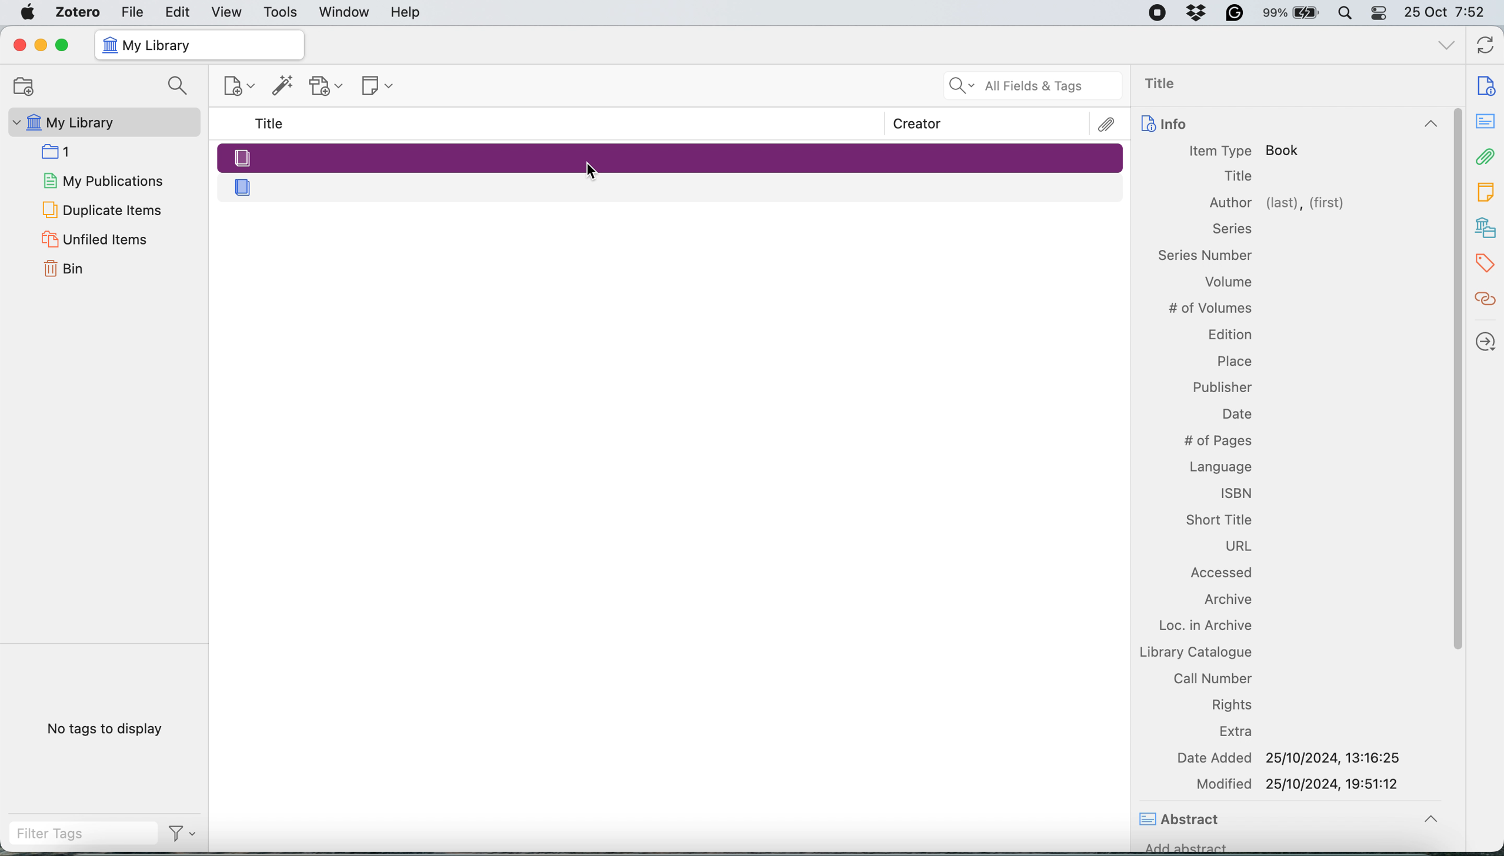  I want to click on Close, so click(19, 45).